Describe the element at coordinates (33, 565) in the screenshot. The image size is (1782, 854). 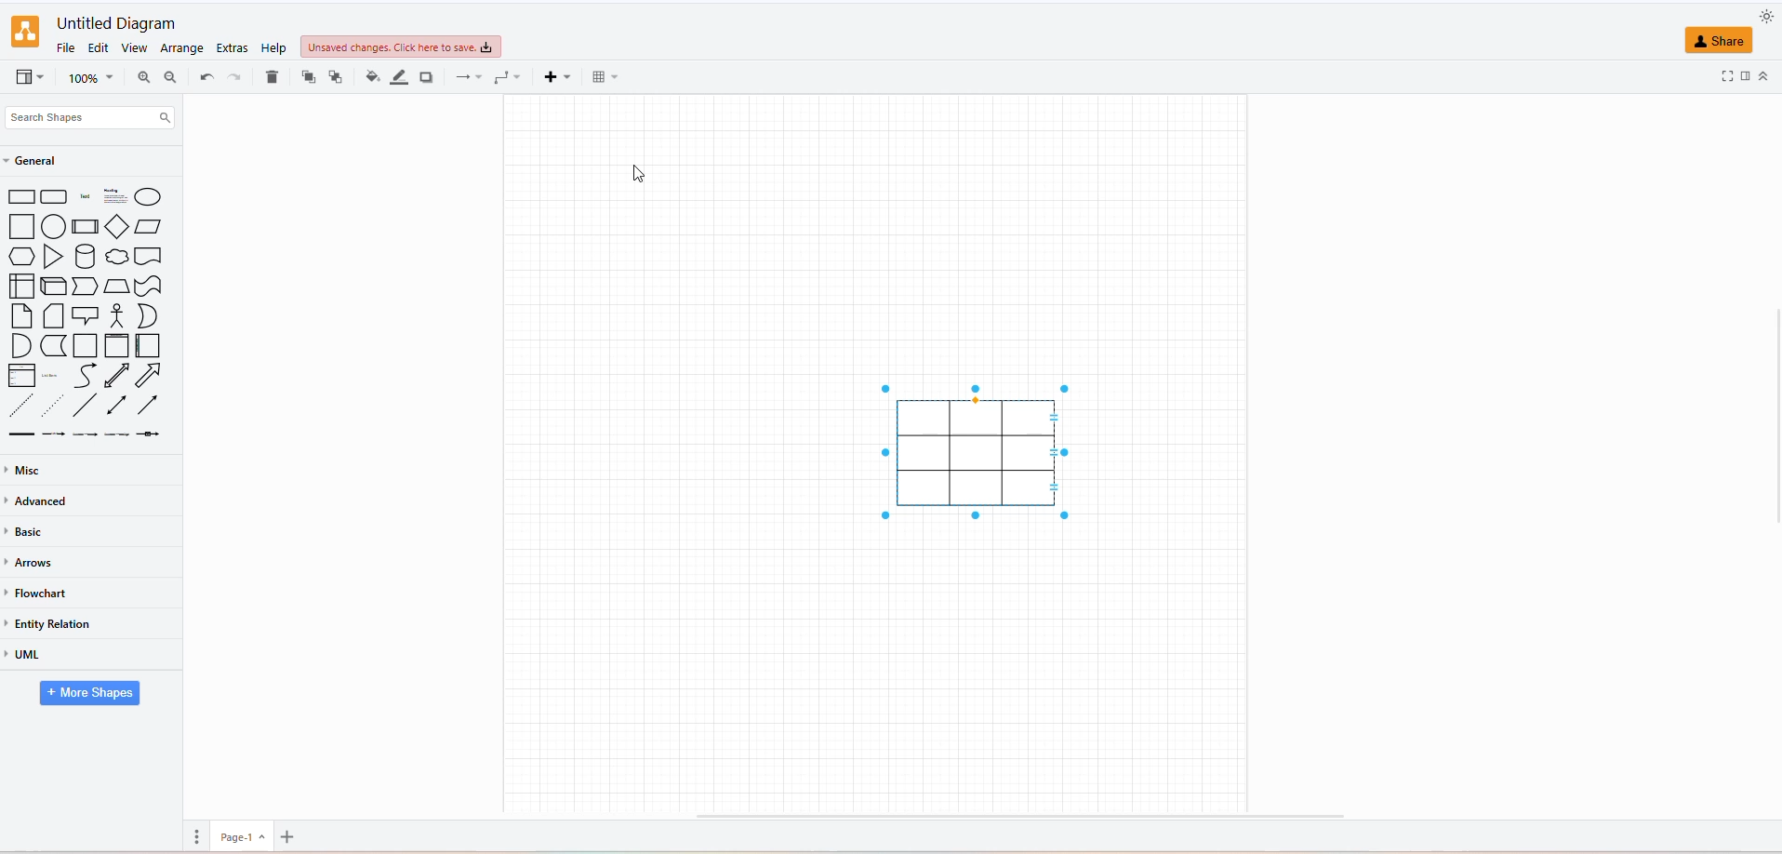
I see `arrows` at that location.